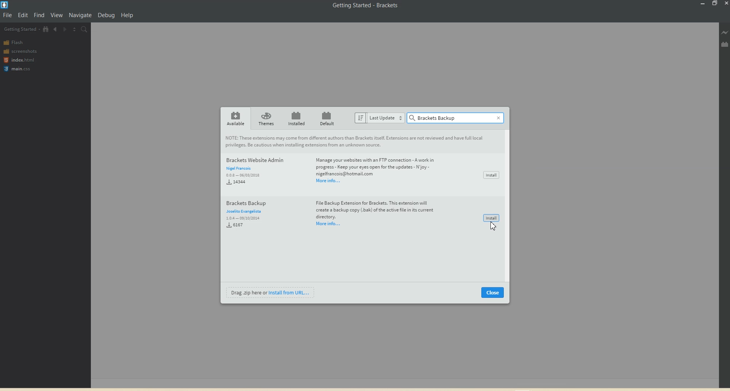  Describe the element at coordinates (714, 4) in the screenshot. I see `Maximize` at that location.